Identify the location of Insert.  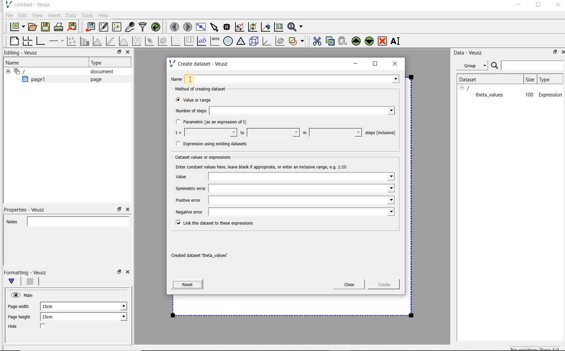
(55, 15).